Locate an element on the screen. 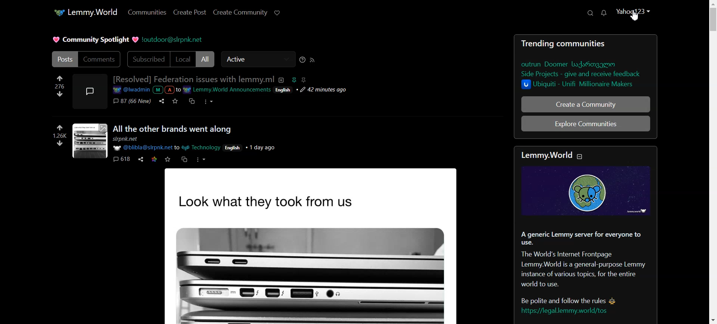  87 (66 New) is located at coordinates (131, 102).